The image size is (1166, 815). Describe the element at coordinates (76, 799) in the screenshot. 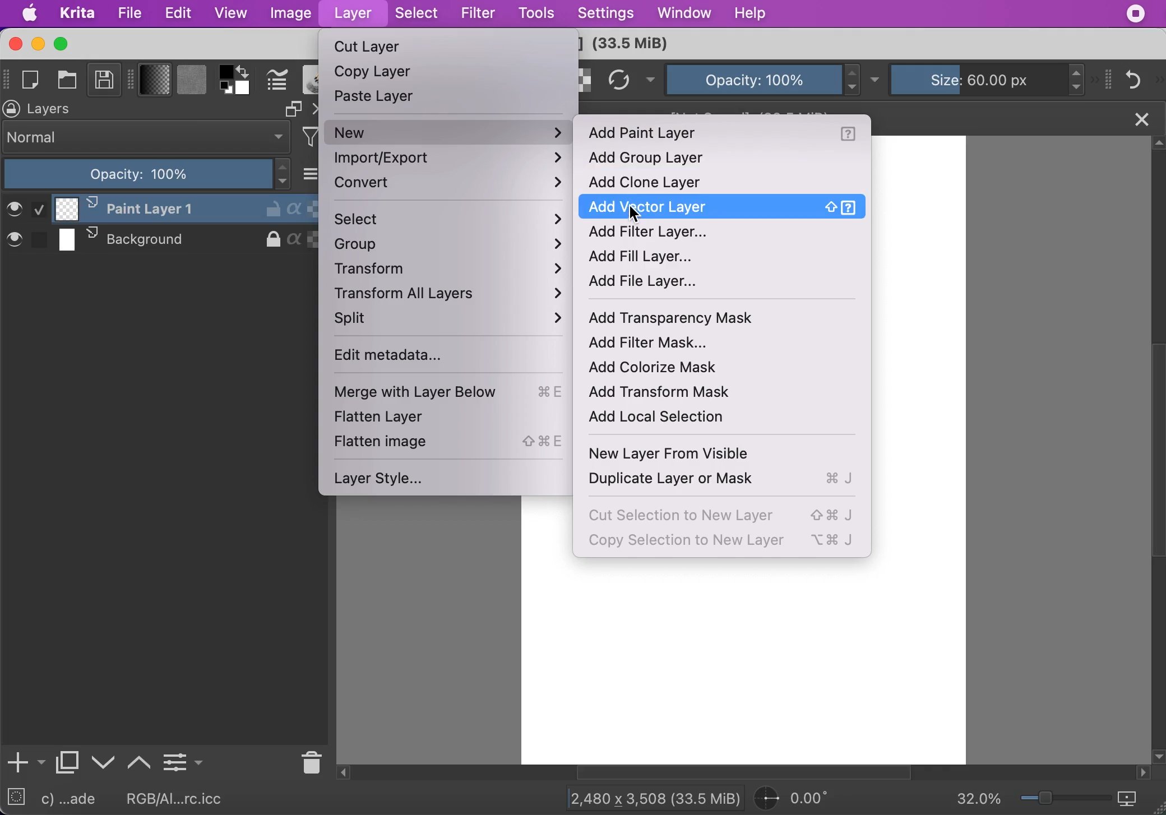

I see `pencil 6 - quick shade` at that location.